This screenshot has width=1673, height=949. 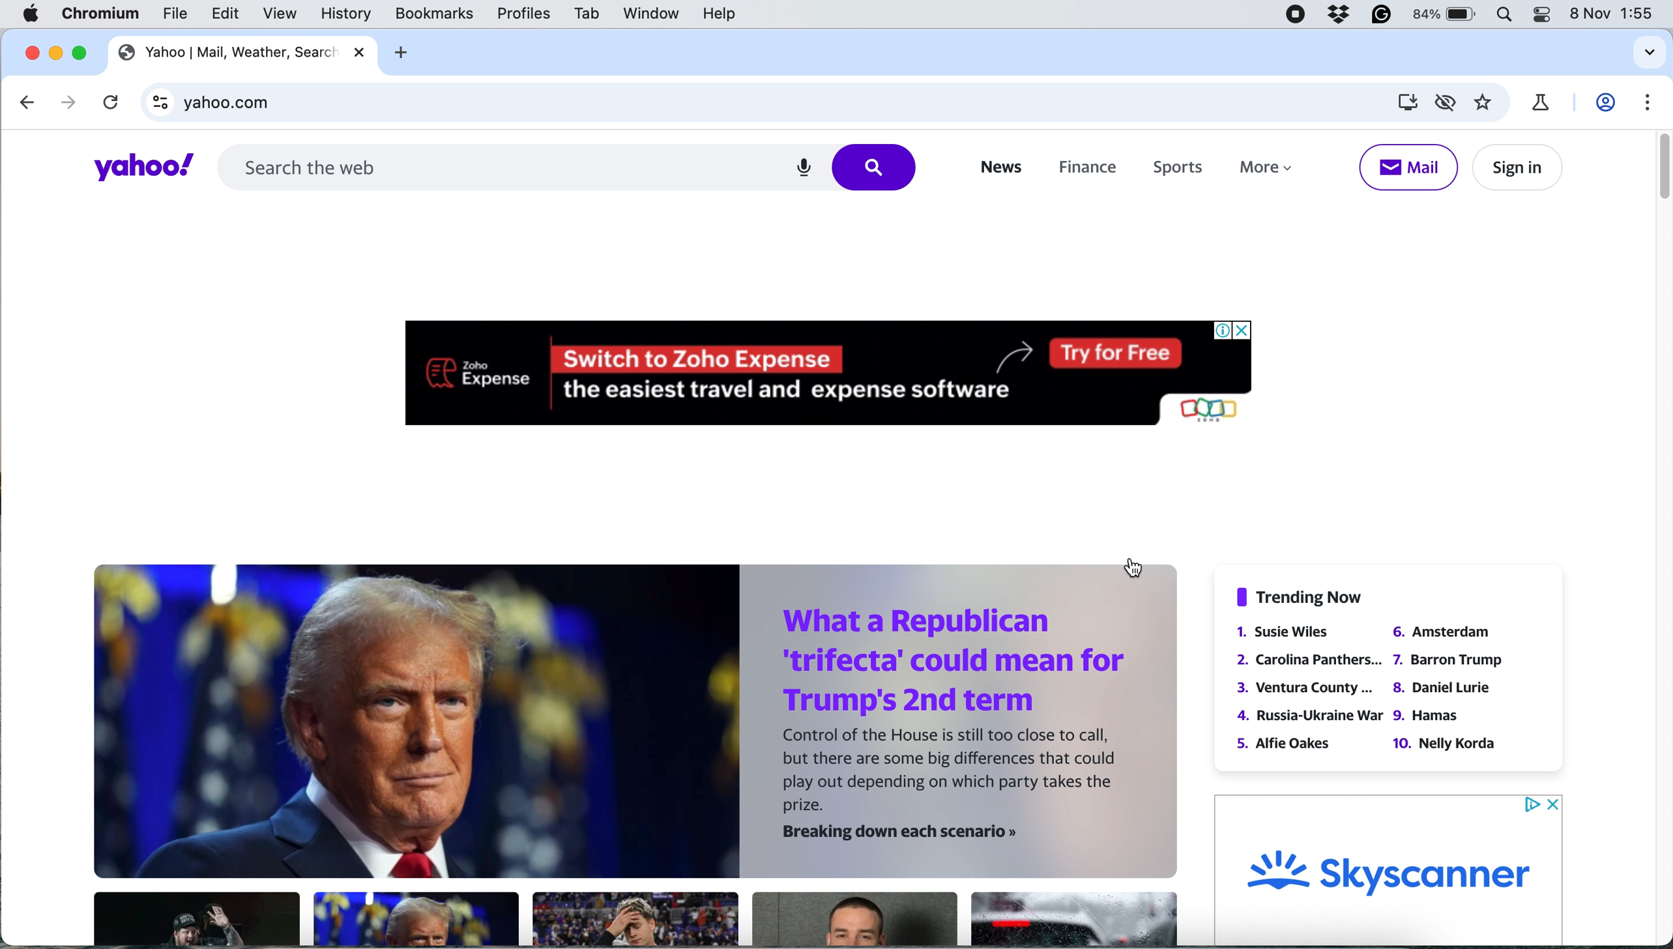 What do you see at coordinates (1657, 171) in the screenshot?
I see `vertical scroll bar` at bounding box center [1657, 171].